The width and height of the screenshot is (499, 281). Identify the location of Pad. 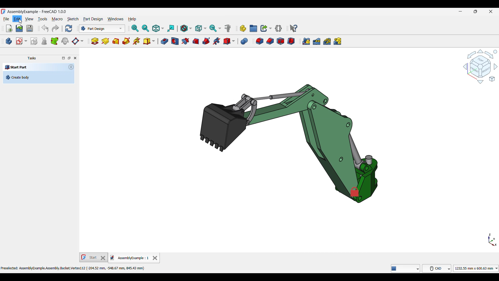
(95, 41).